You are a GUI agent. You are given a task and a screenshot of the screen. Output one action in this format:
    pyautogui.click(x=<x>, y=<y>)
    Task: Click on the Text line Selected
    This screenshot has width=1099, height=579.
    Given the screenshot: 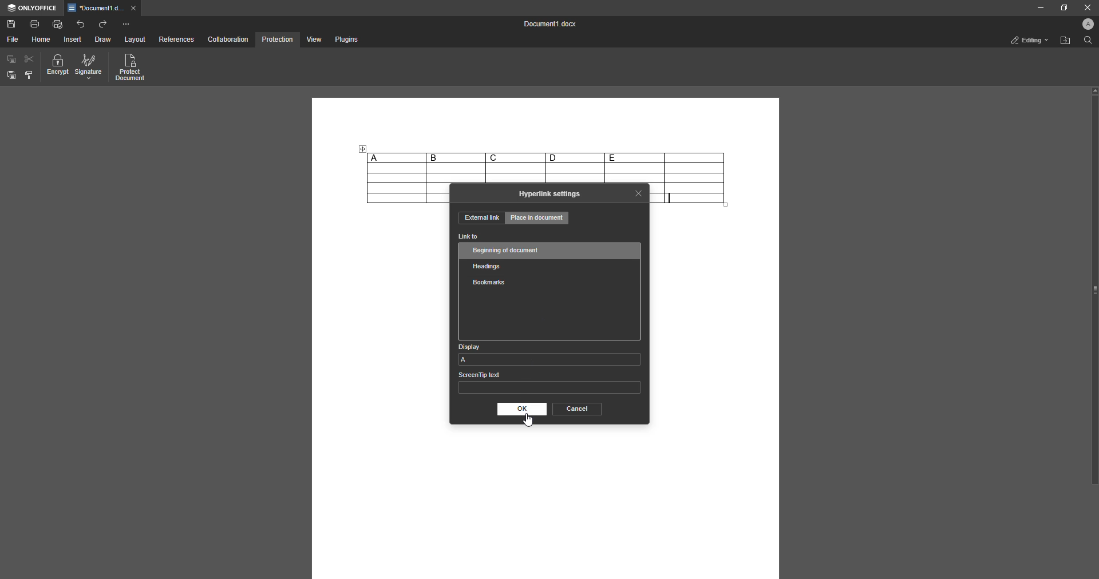 What is the action you would take?
    pyautogui.click(x=671, y=198)
    